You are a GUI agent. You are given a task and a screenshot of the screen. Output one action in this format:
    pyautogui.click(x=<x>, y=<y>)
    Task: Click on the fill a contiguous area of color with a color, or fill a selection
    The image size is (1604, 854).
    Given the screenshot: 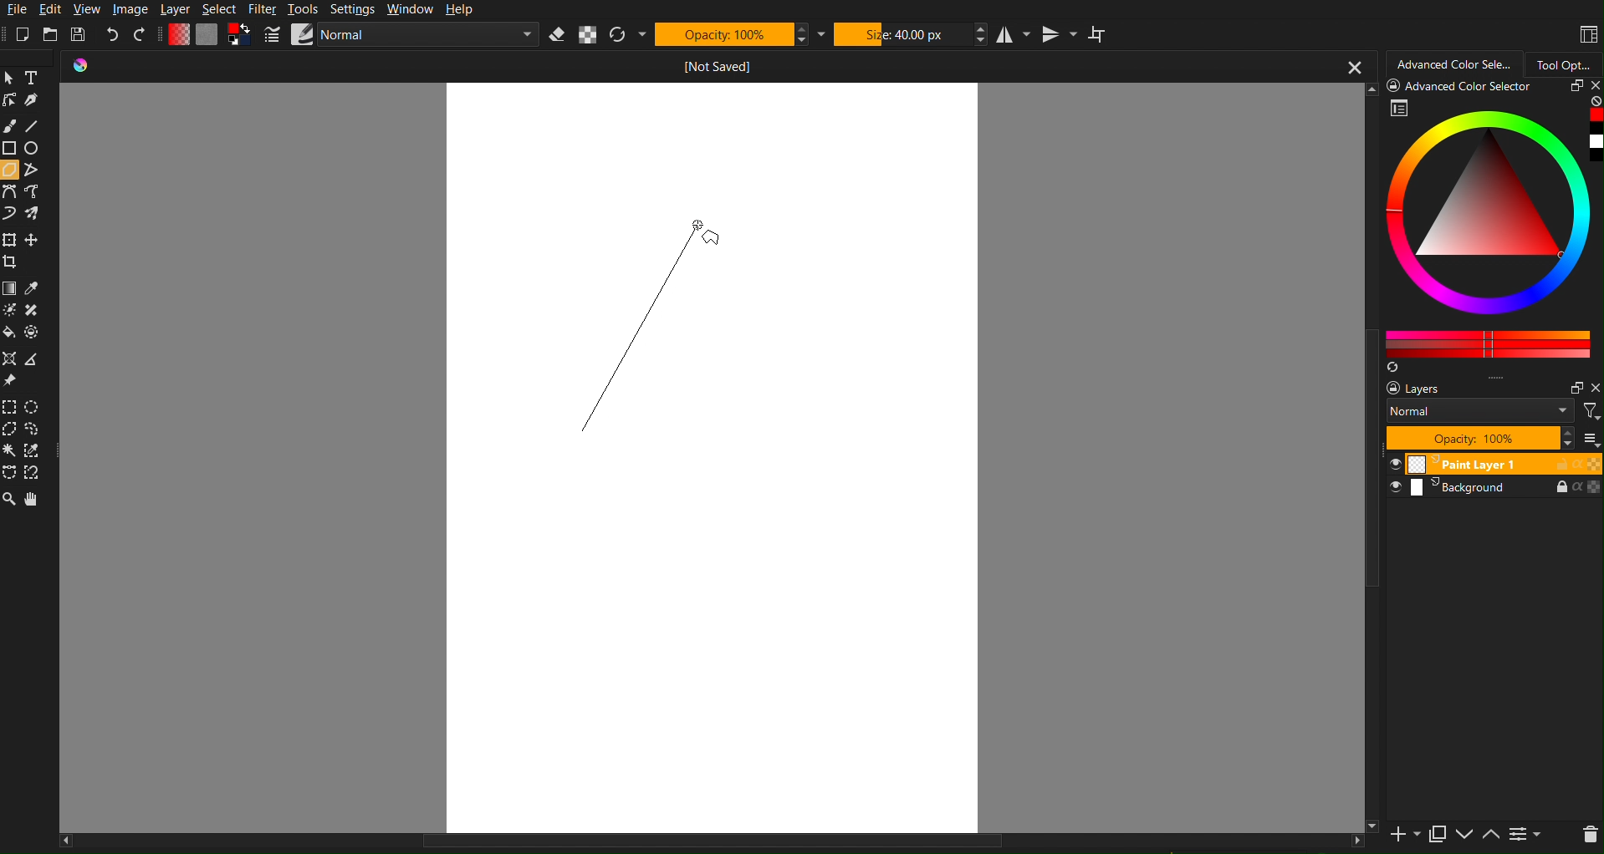 What is the action you would take?
    pyautogui.click(x=10, y=333)
    